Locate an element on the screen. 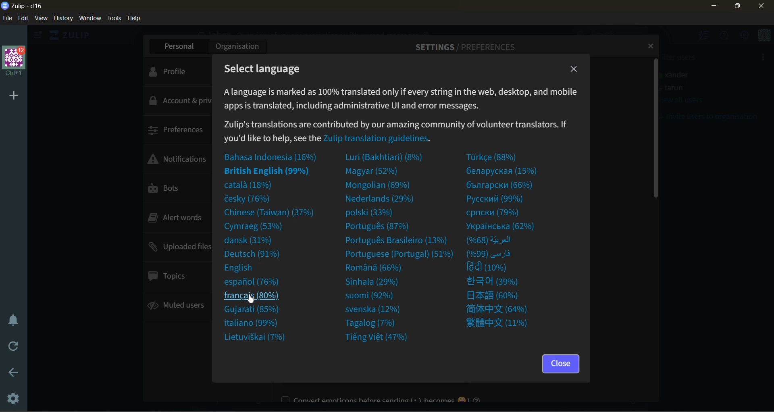 The height and width of the screenshot is (412, 774). french is located at coordinates (256, 295).